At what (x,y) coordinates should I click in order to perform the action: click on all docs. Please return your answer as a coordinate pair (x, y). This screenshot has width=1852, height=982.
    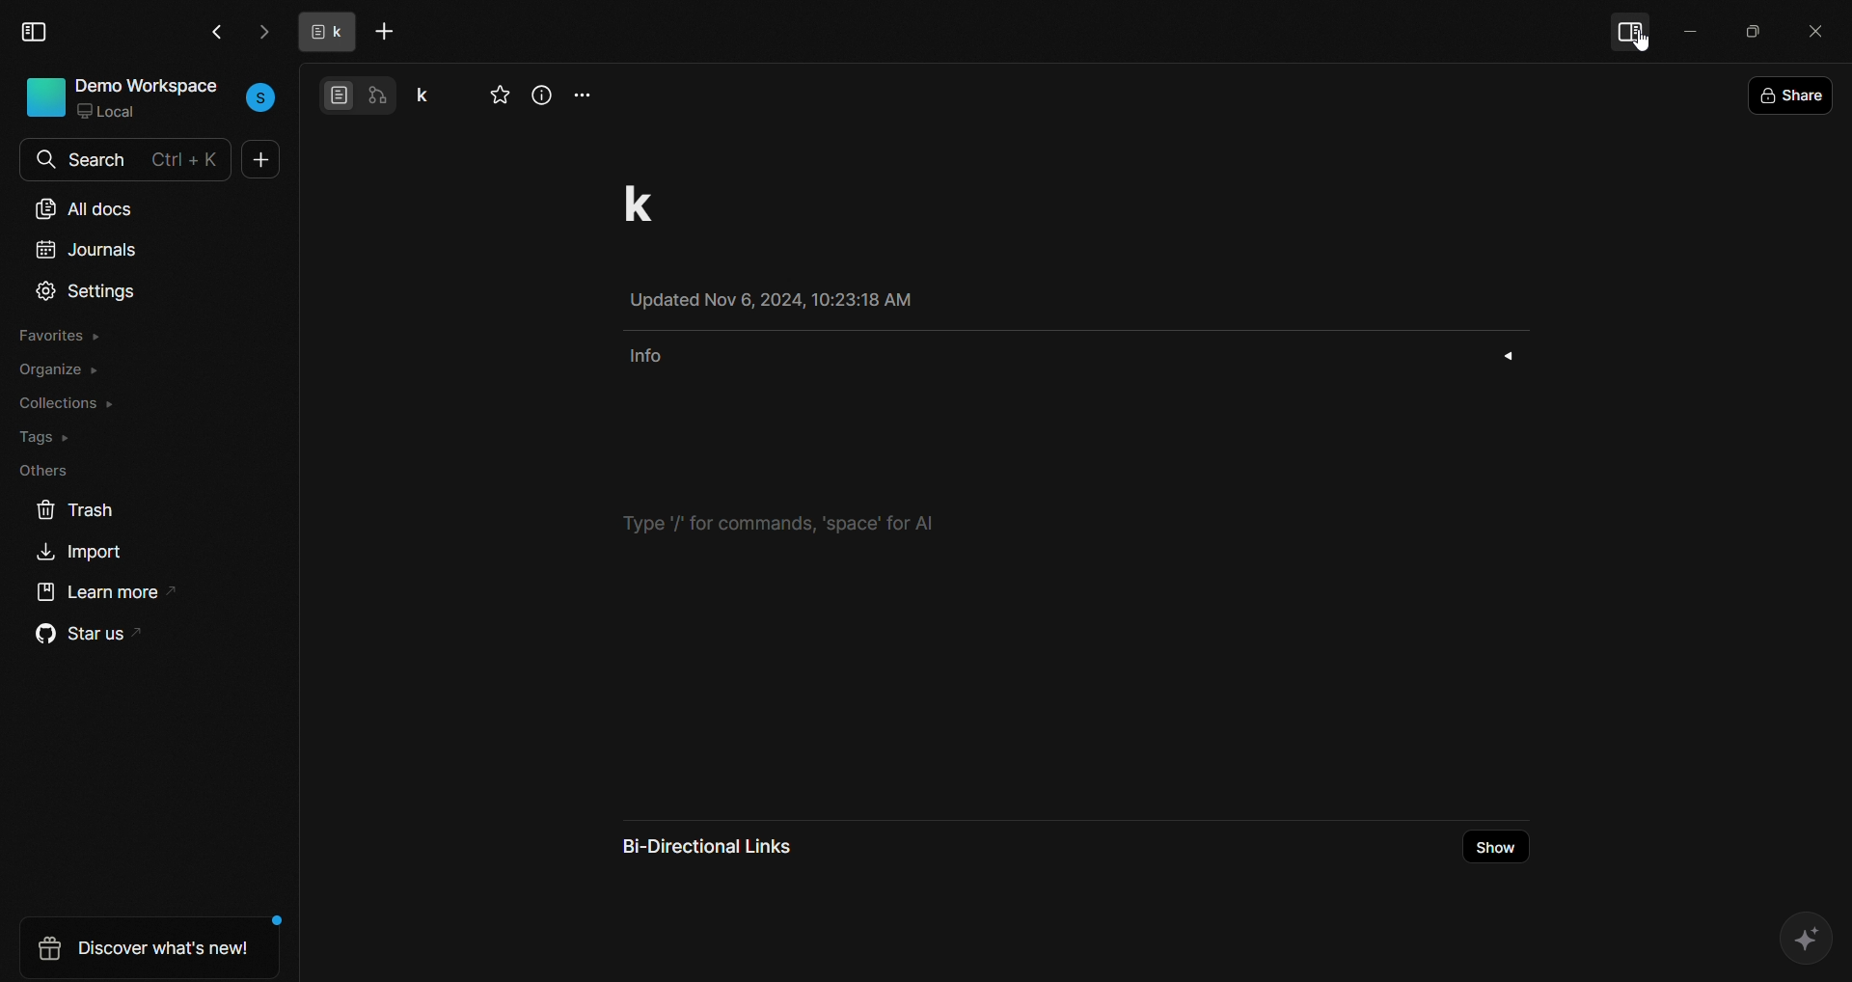
    Looking at the image, I should click on (85, 205).